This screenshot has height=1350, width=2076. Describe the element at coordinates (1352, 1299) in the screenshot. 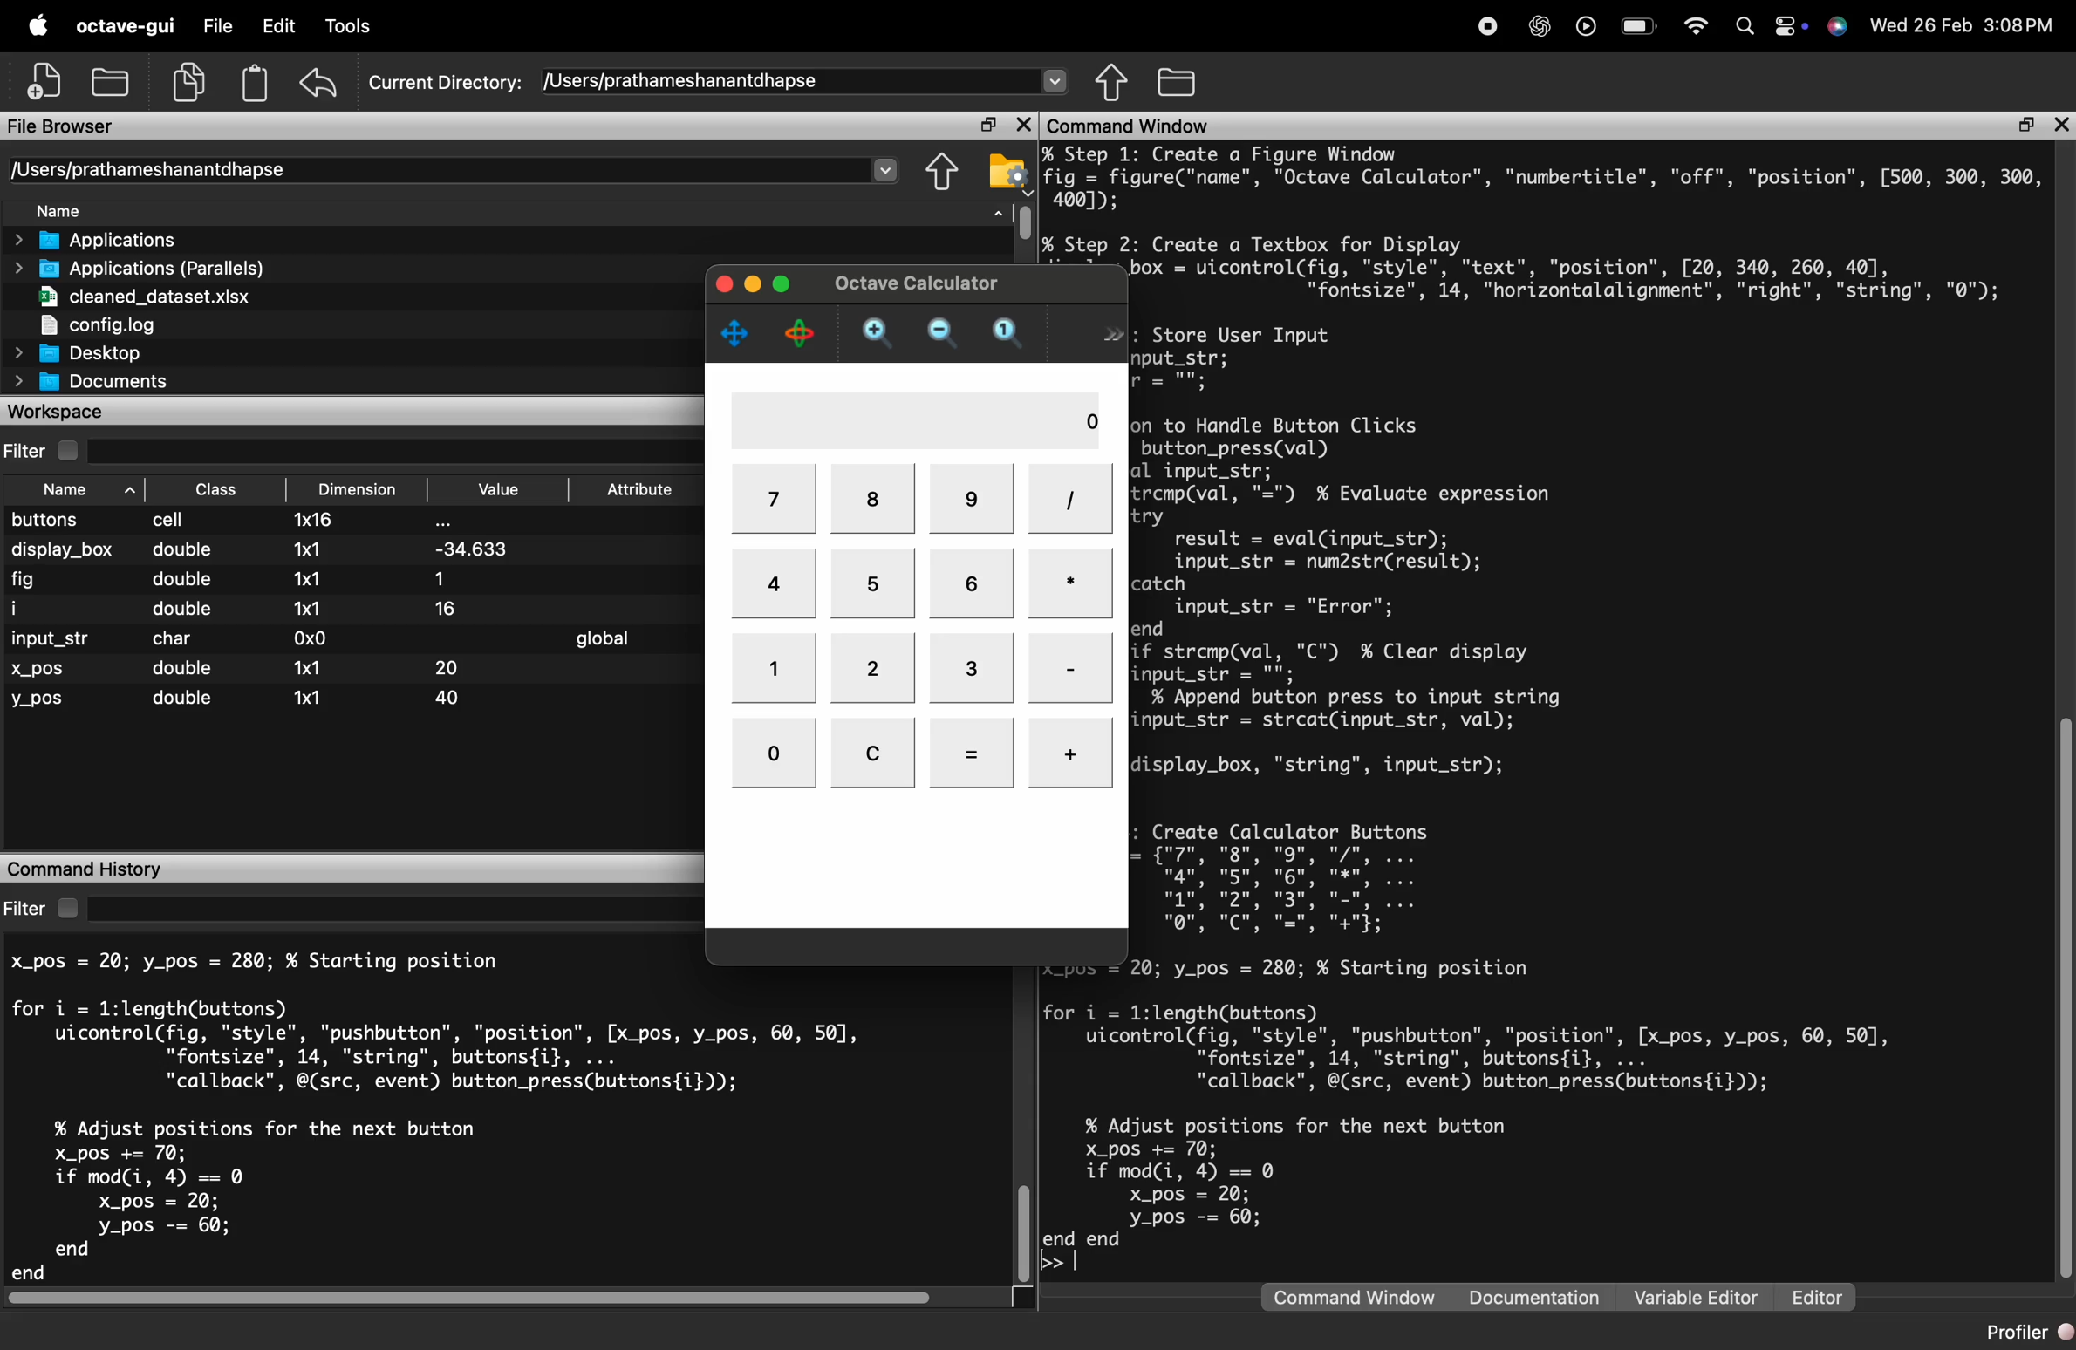

I see `Command Window` at that location.